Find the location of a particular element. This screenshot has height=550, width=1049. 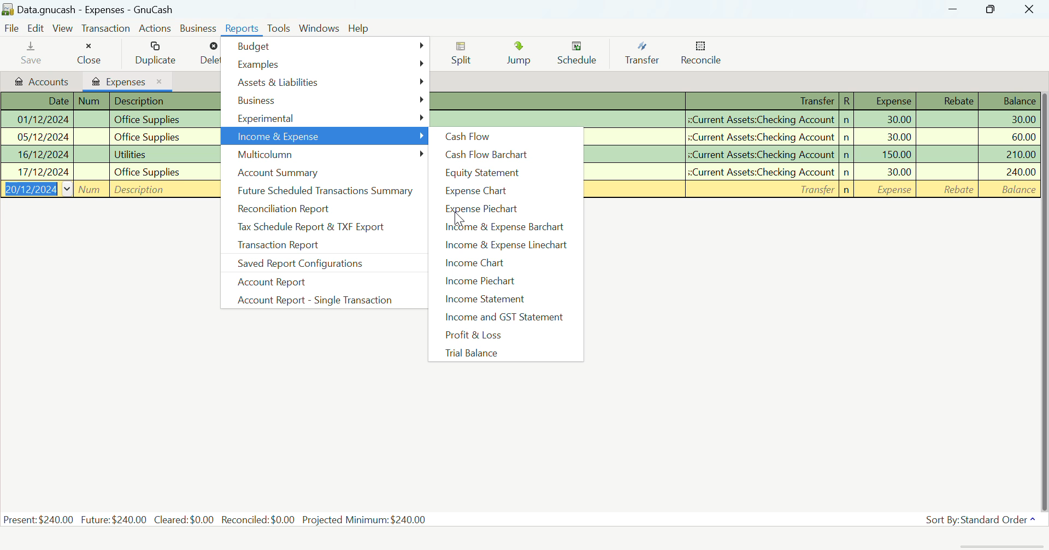

Business is located at coordinates (326, 101).